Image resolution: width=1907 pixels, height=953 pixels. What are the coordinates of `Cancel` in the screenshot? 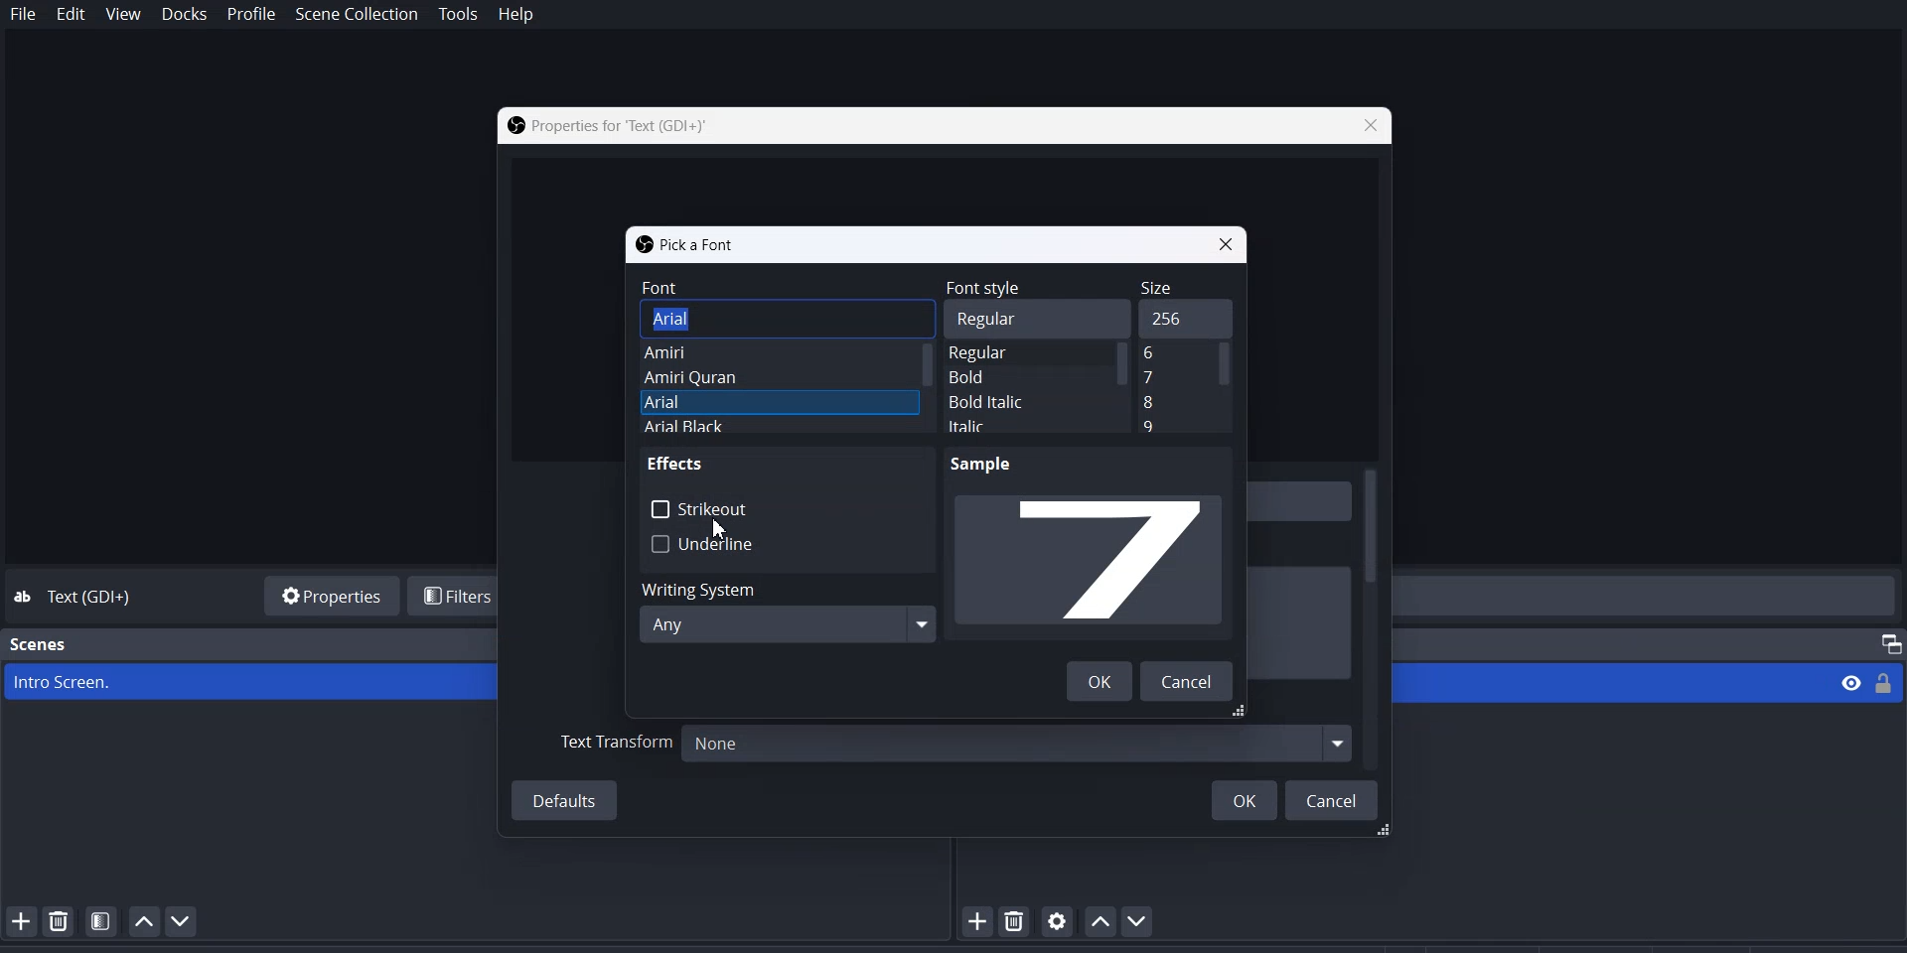 It's located at (1192, 681).